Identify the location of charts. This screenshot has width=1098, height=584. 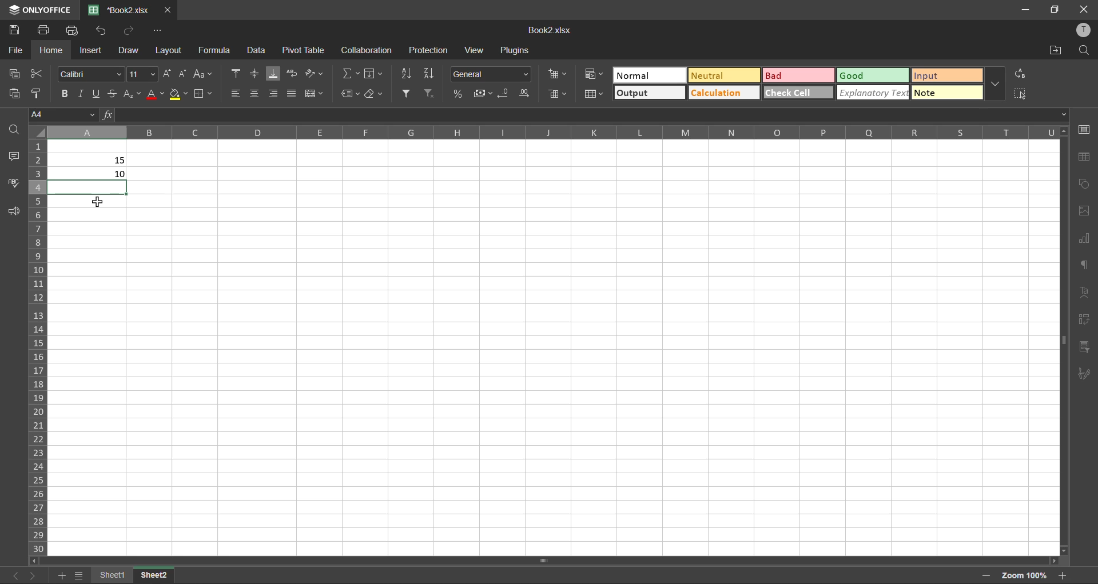
(1084, 239).